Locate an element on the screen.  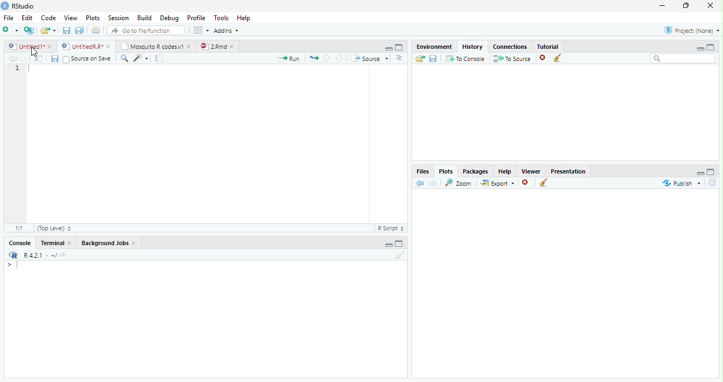
Terminal is located at coordinates (57, 242).